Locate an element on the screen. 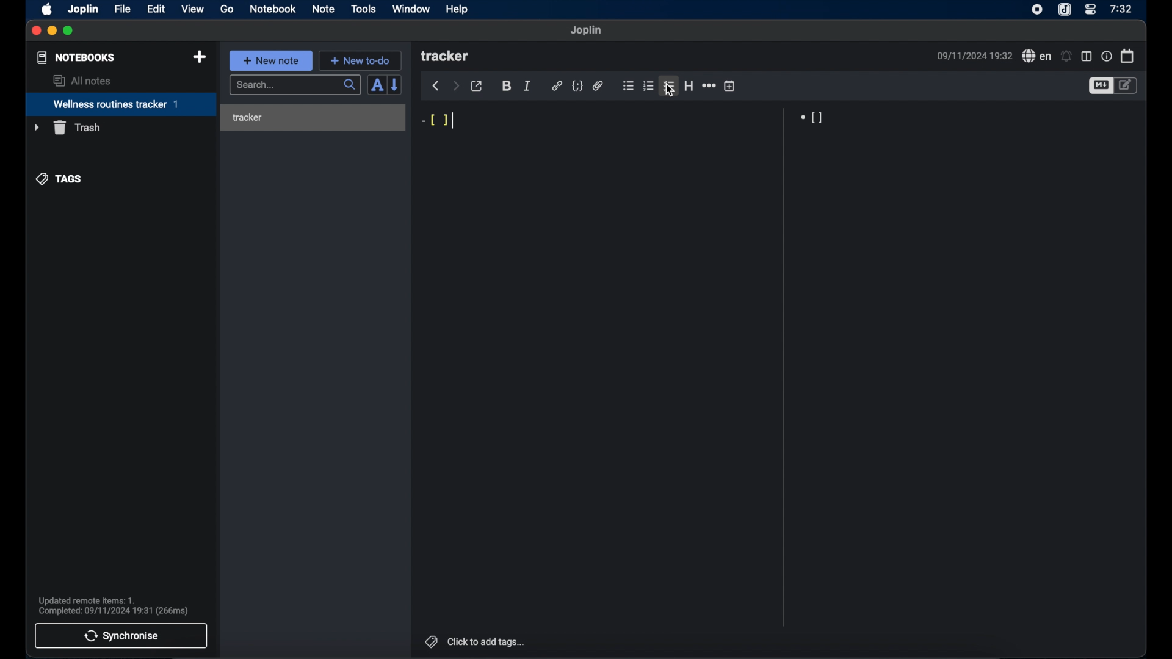 The image size is (1172, 659). toggle editor layout is located at coordinates (1086, 56).